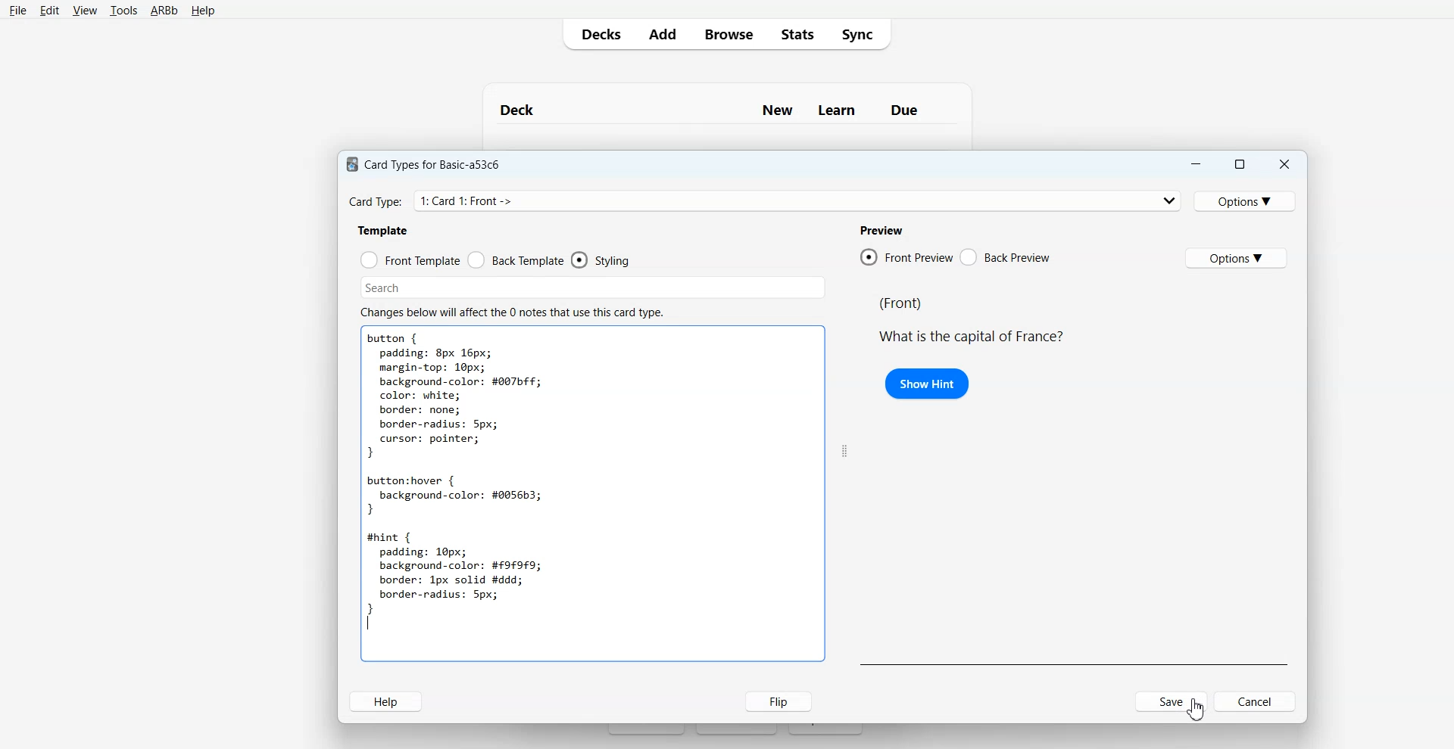 The height and width of the screenshot is (749, 1454). Describe the element at coordinates (602, 260) in the screenshot. I see `Styling` at that location.